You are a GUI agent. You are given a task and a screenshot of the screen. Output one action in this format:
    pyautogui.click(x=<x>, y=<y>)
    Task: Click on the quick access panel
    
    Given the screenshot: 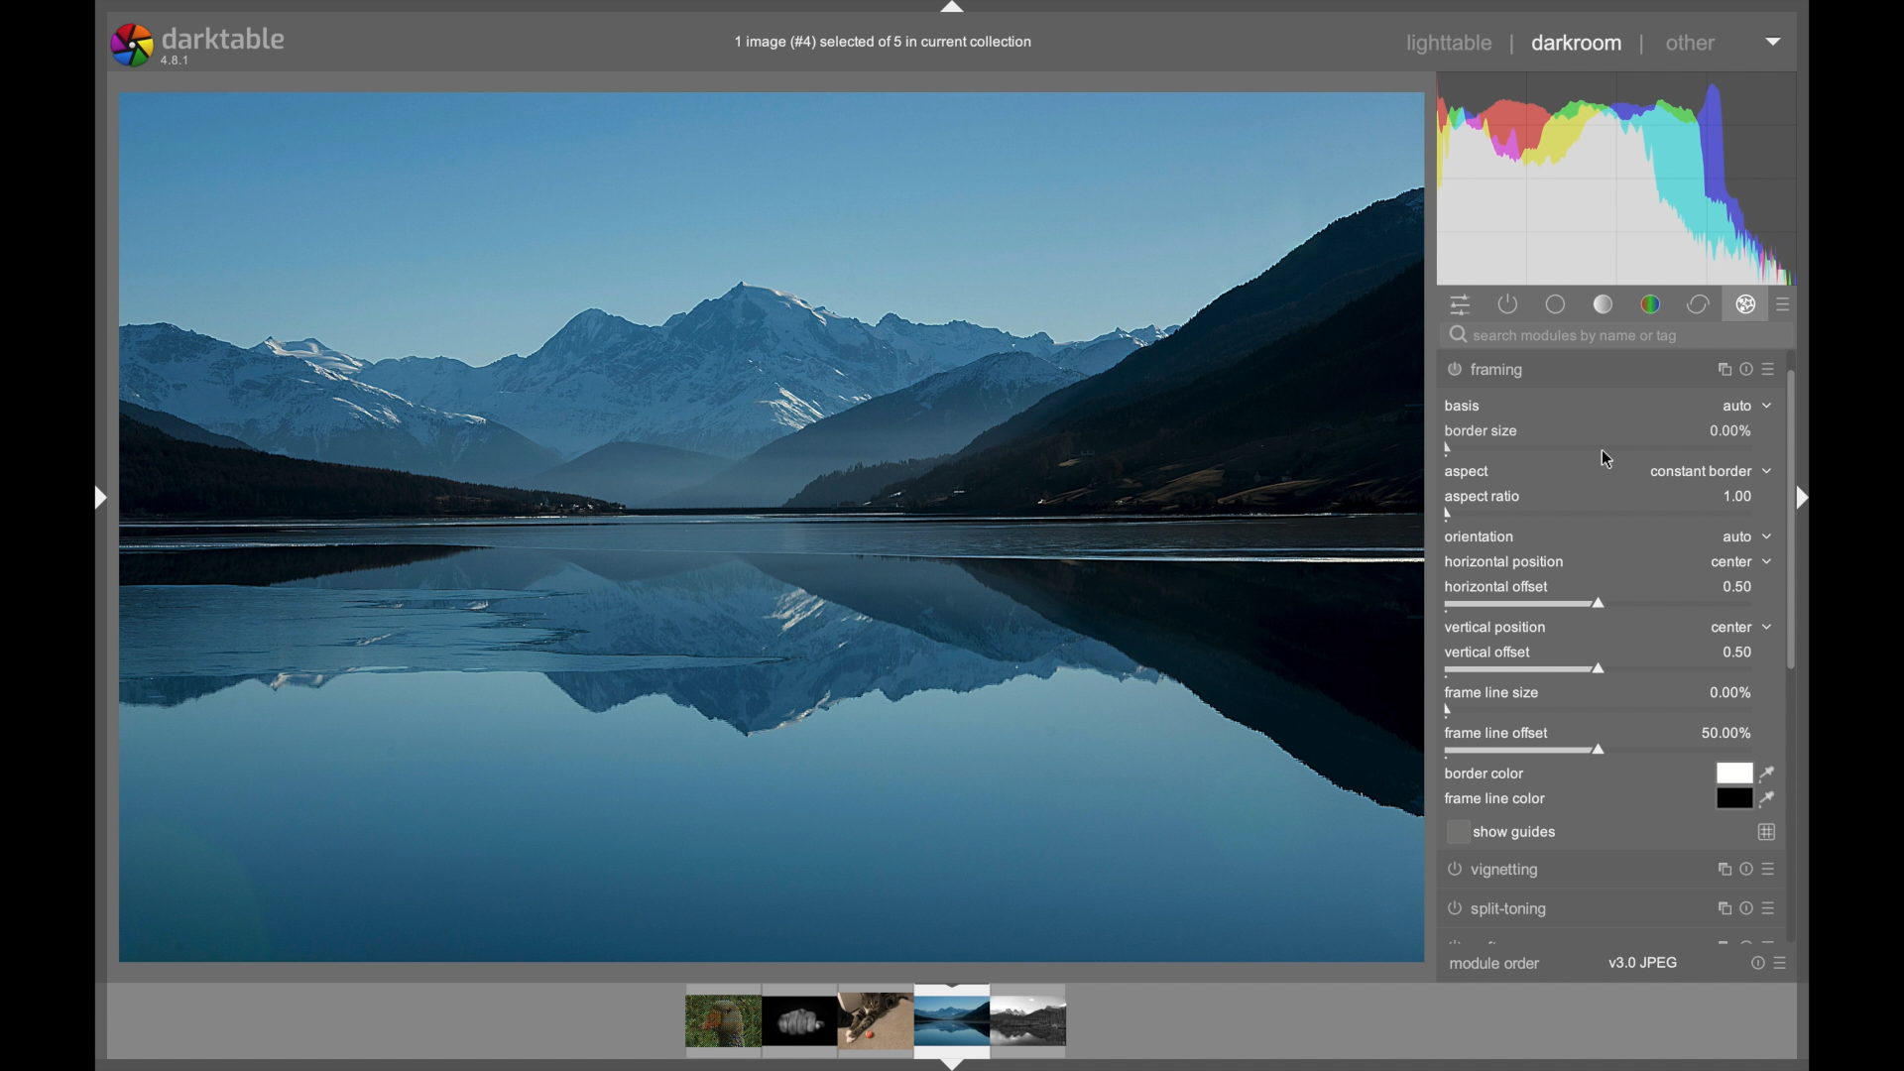 What is the action you would take?
    pyautogui.click(x=1462, y=306)
    